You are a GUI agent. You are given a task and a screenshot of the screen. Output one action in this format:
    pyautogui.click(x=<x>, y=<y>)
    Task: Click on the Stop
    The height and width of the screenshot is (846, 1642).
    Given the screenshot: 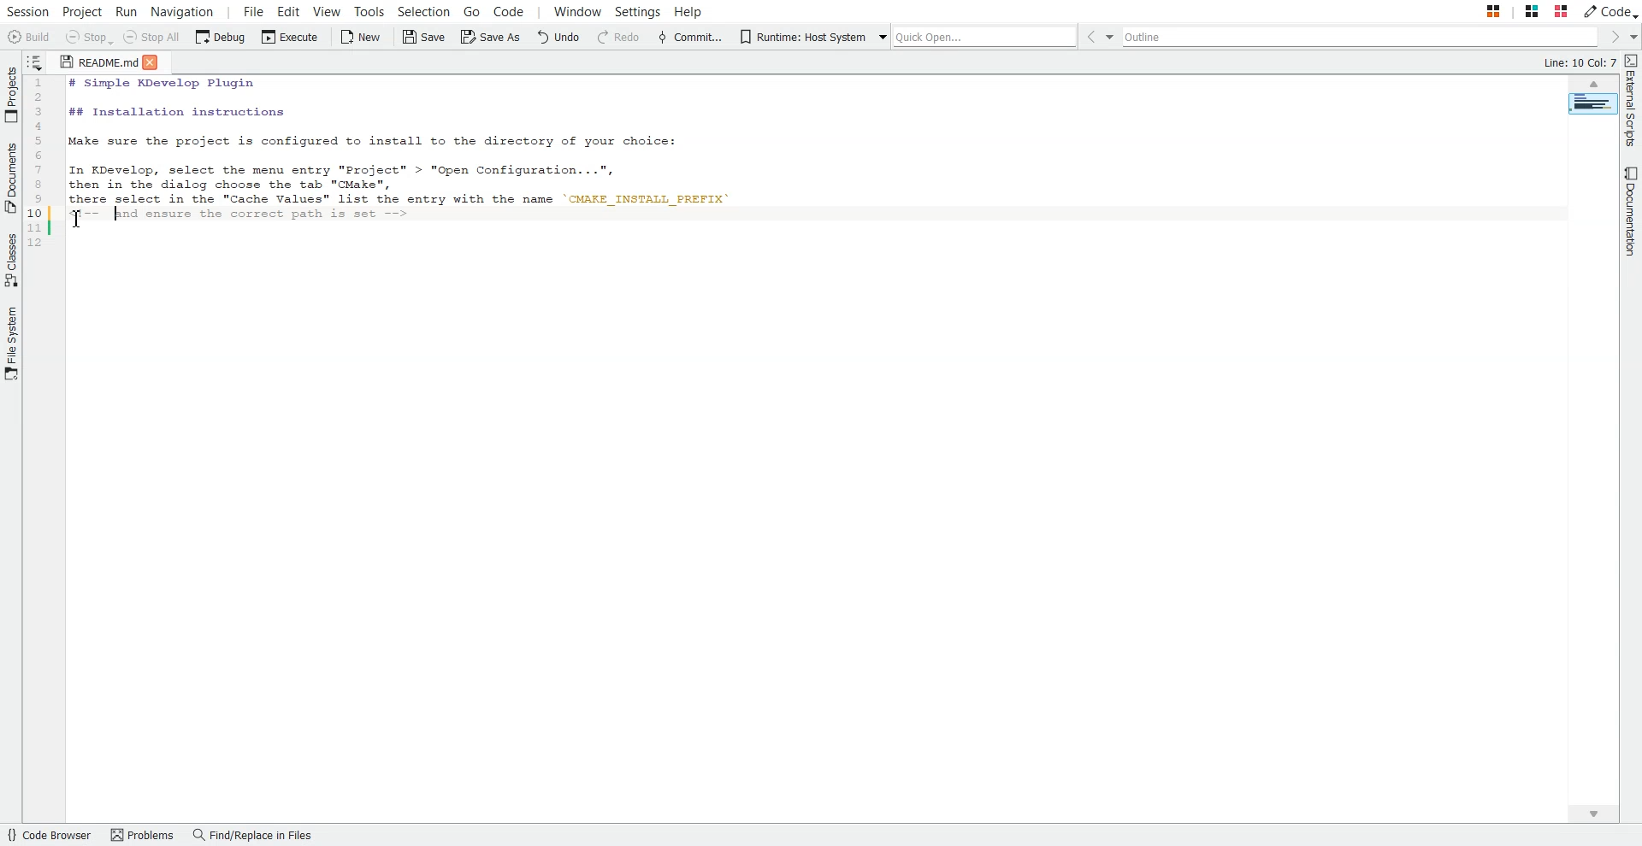 What is the action you would take?
    pyautogui.click(x=89, y=38)
    